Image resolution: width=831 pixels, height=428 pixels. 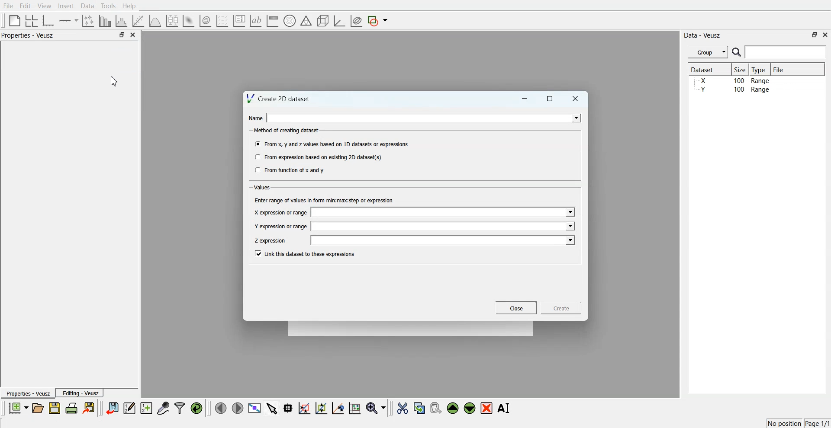 I want to click on View, so click(x=45, y=6).